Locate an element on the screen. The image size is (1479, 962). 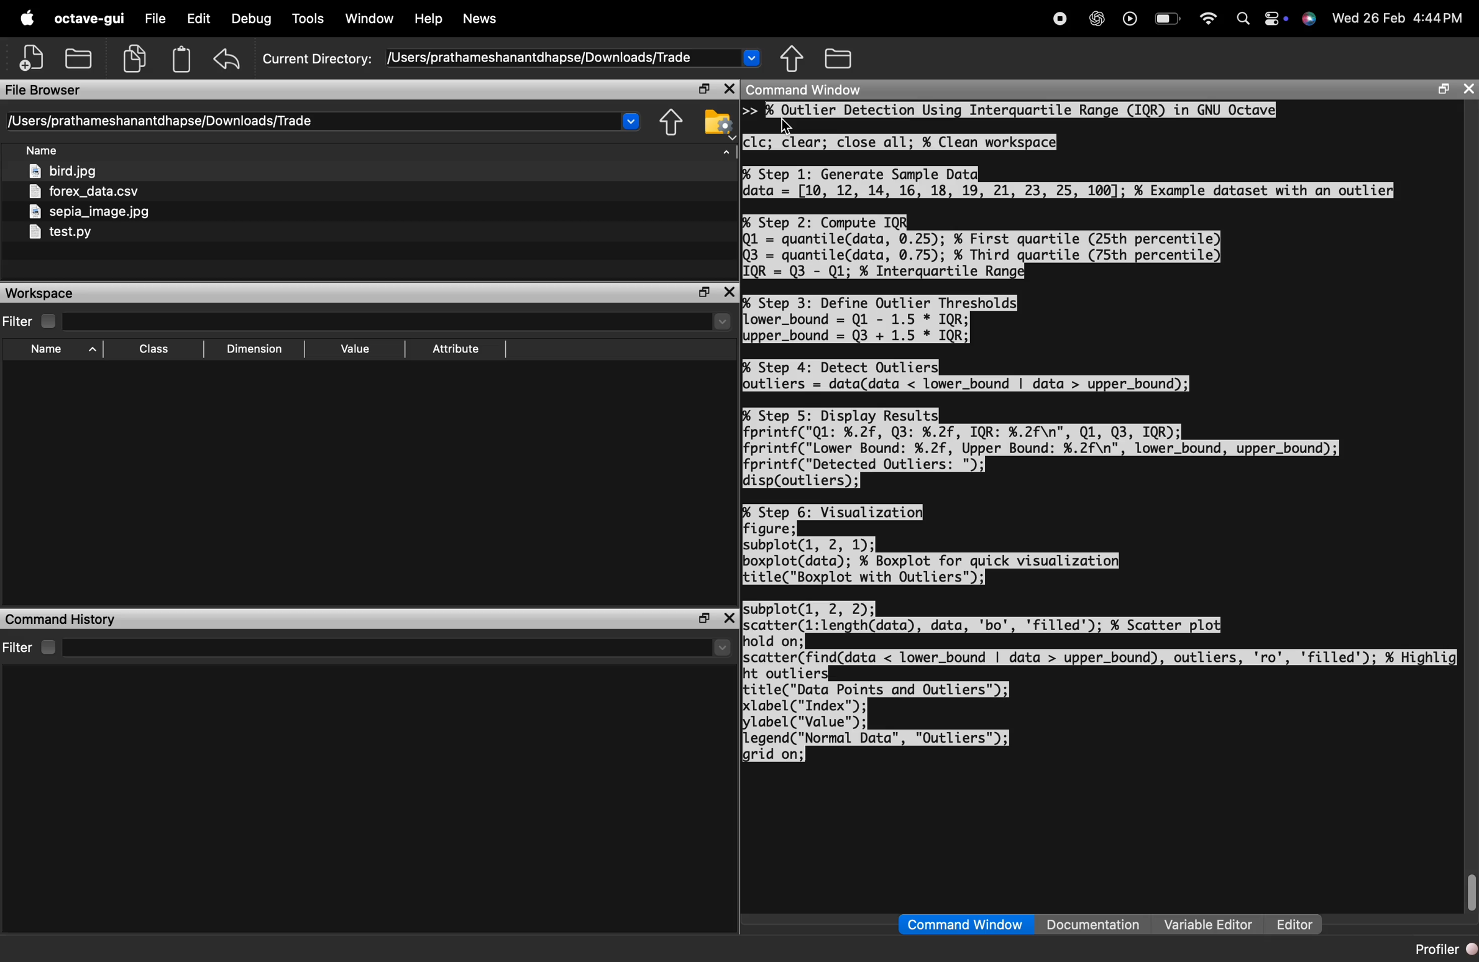
support is located at coordinates (1309, 19).